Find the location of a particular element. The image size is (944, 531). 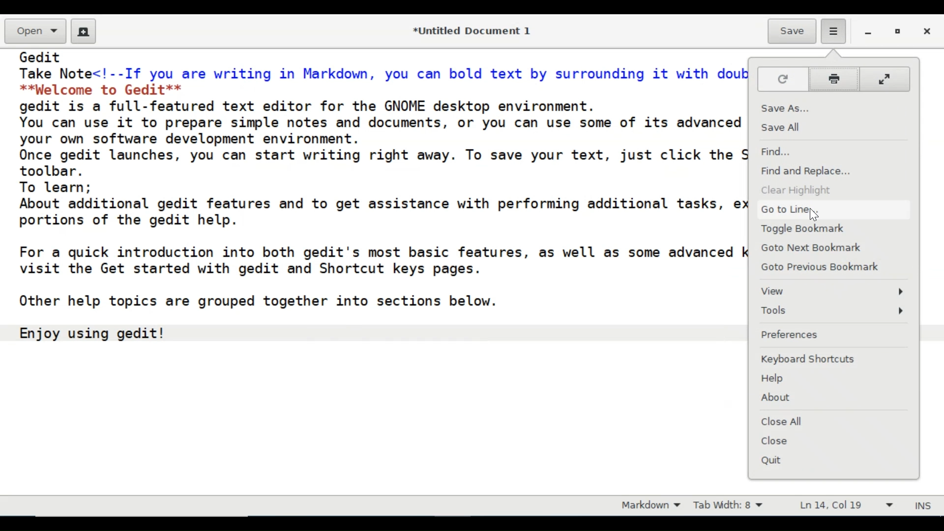

Find and Replace is located at coordinates (809, 173).